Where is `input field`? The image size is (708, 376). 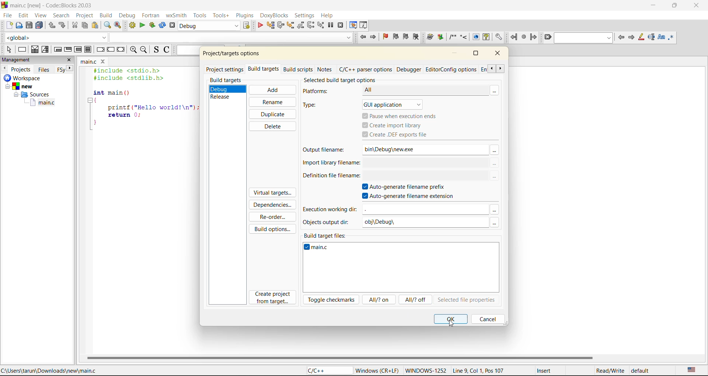
input field is located at coordinates (424, 209).